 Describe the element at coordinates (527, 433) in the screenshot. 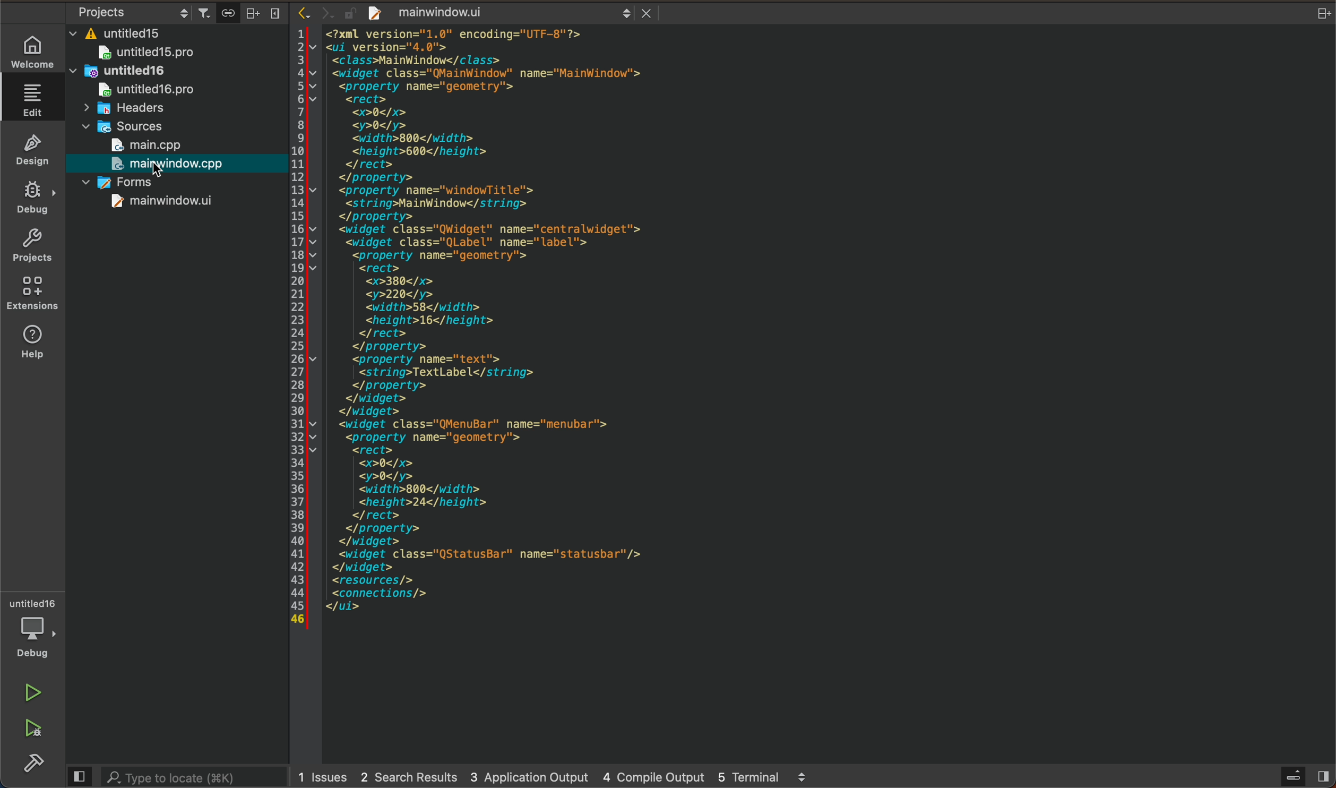

I see `16 <widget class="QWidget" name="centralwidget™>
17 <widget class="QLabel" name="1label">
18 <property name="geometry">

19 <rect>

20 <x>380</x>

21 <y>220</y>

22 <width>58</width>

23 <height>16</height>

24 </rect>

25 </property>

26 <property name="text">

27 <string>TextLabel</string>

28 </property>

29 </widget>

30 </widget>

Bi) <widget class="QMenuBar" name='"menubar">
32 <property name="geometry">

33 <rect>

34 <x>0</x>

85! <y>0</y>

36 <width>800</width>

Bill <height>24</height>

38 </rect>

39 </property>

40 </widget>

41 <widget class="QStatusBar" name="statusbar"/>
42 </widget>

x) <resources/>

44 <connections/>

45  </ui>

46` at that location.